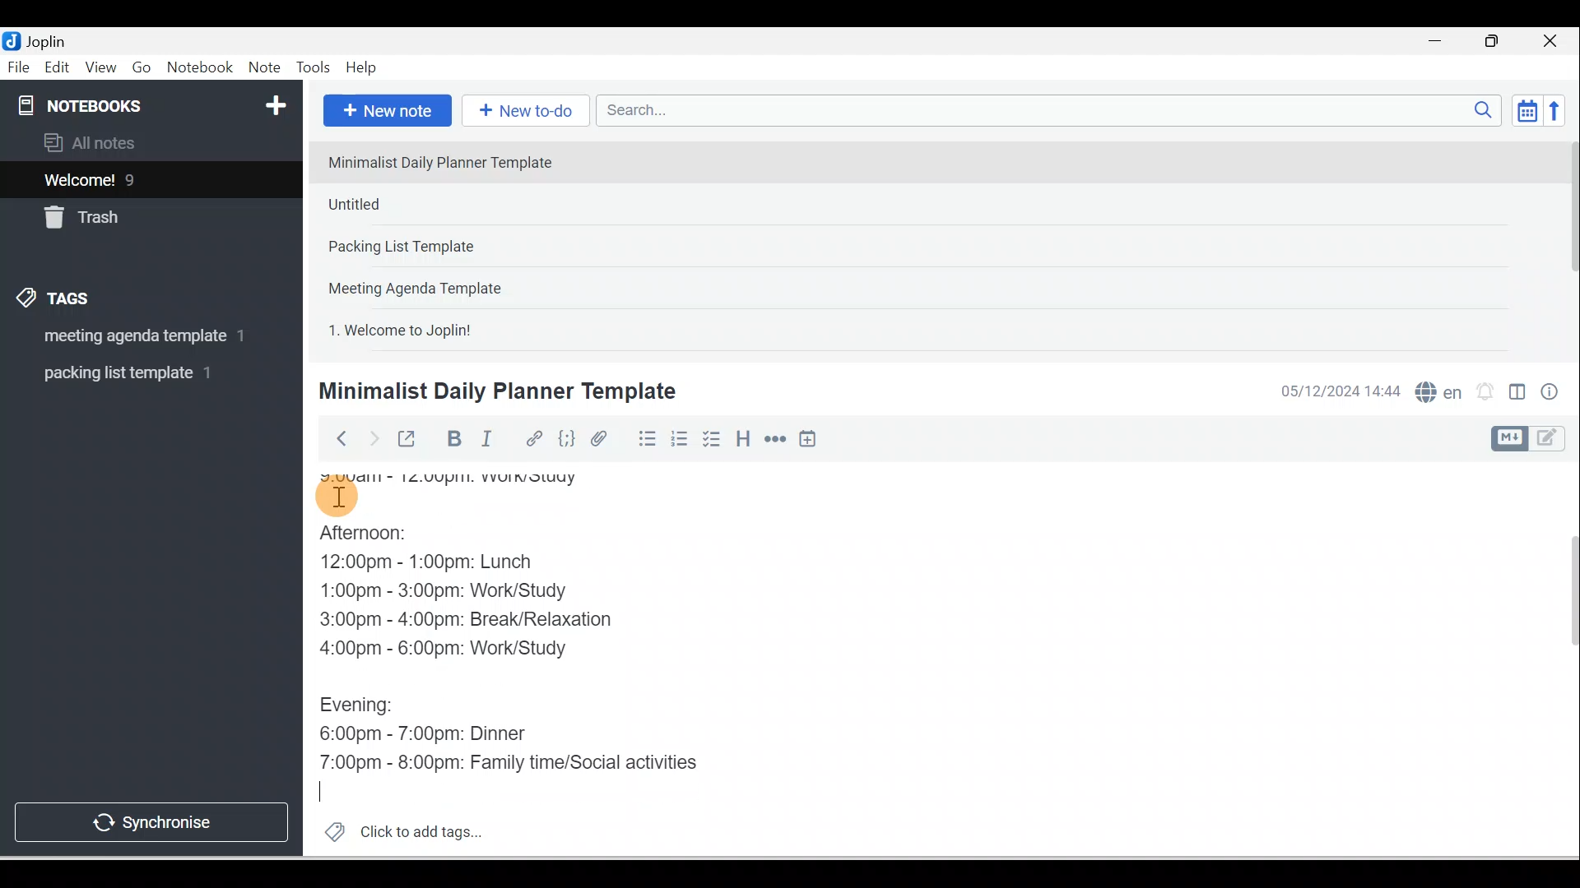 The height and width of the screenshot is (888, 1580). Describe the element at coordinates (460, 328) in the screenshot. I see `Note 5` at that location.